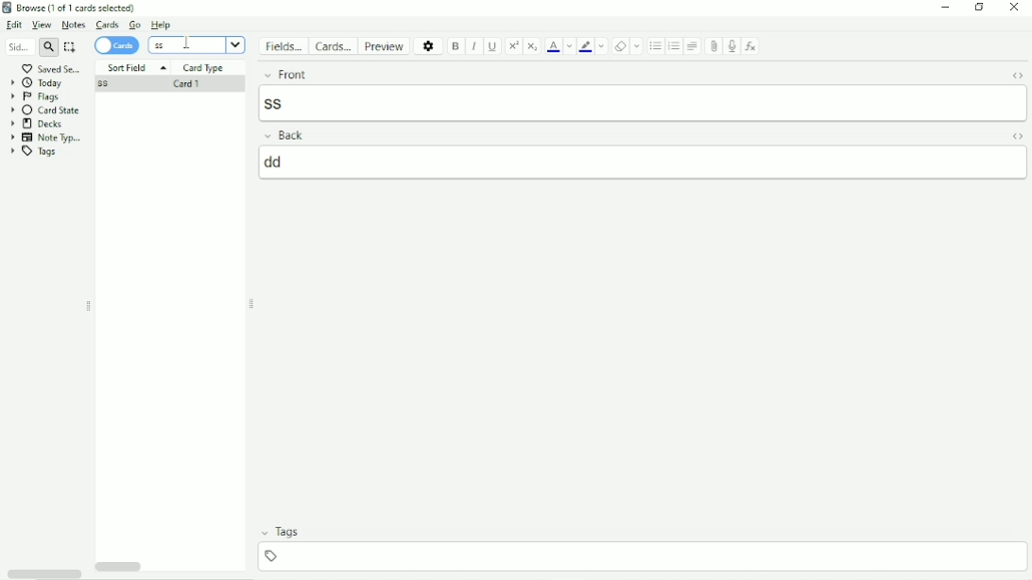  What do you see at coordinates (429, 45) in the screenshot?
I see `Options` at bounding box center [429, 45].